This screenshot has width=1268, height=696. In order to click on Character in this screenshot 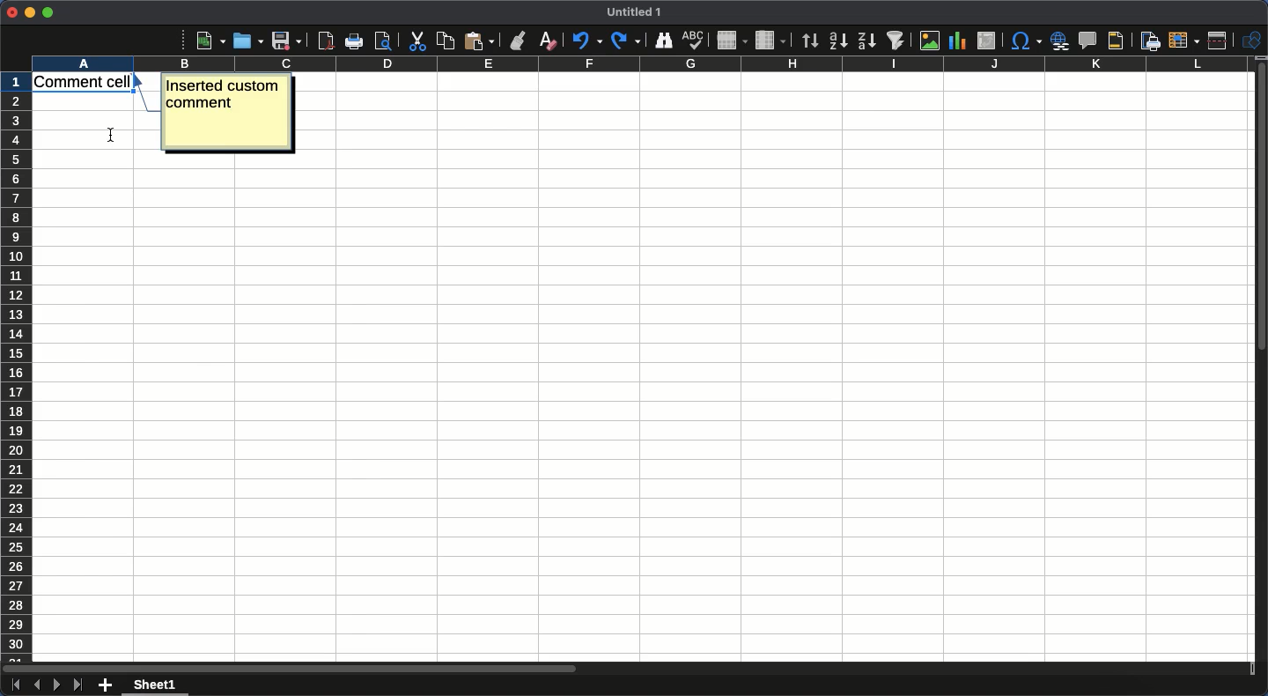, I will do `click(1026, 42)`.